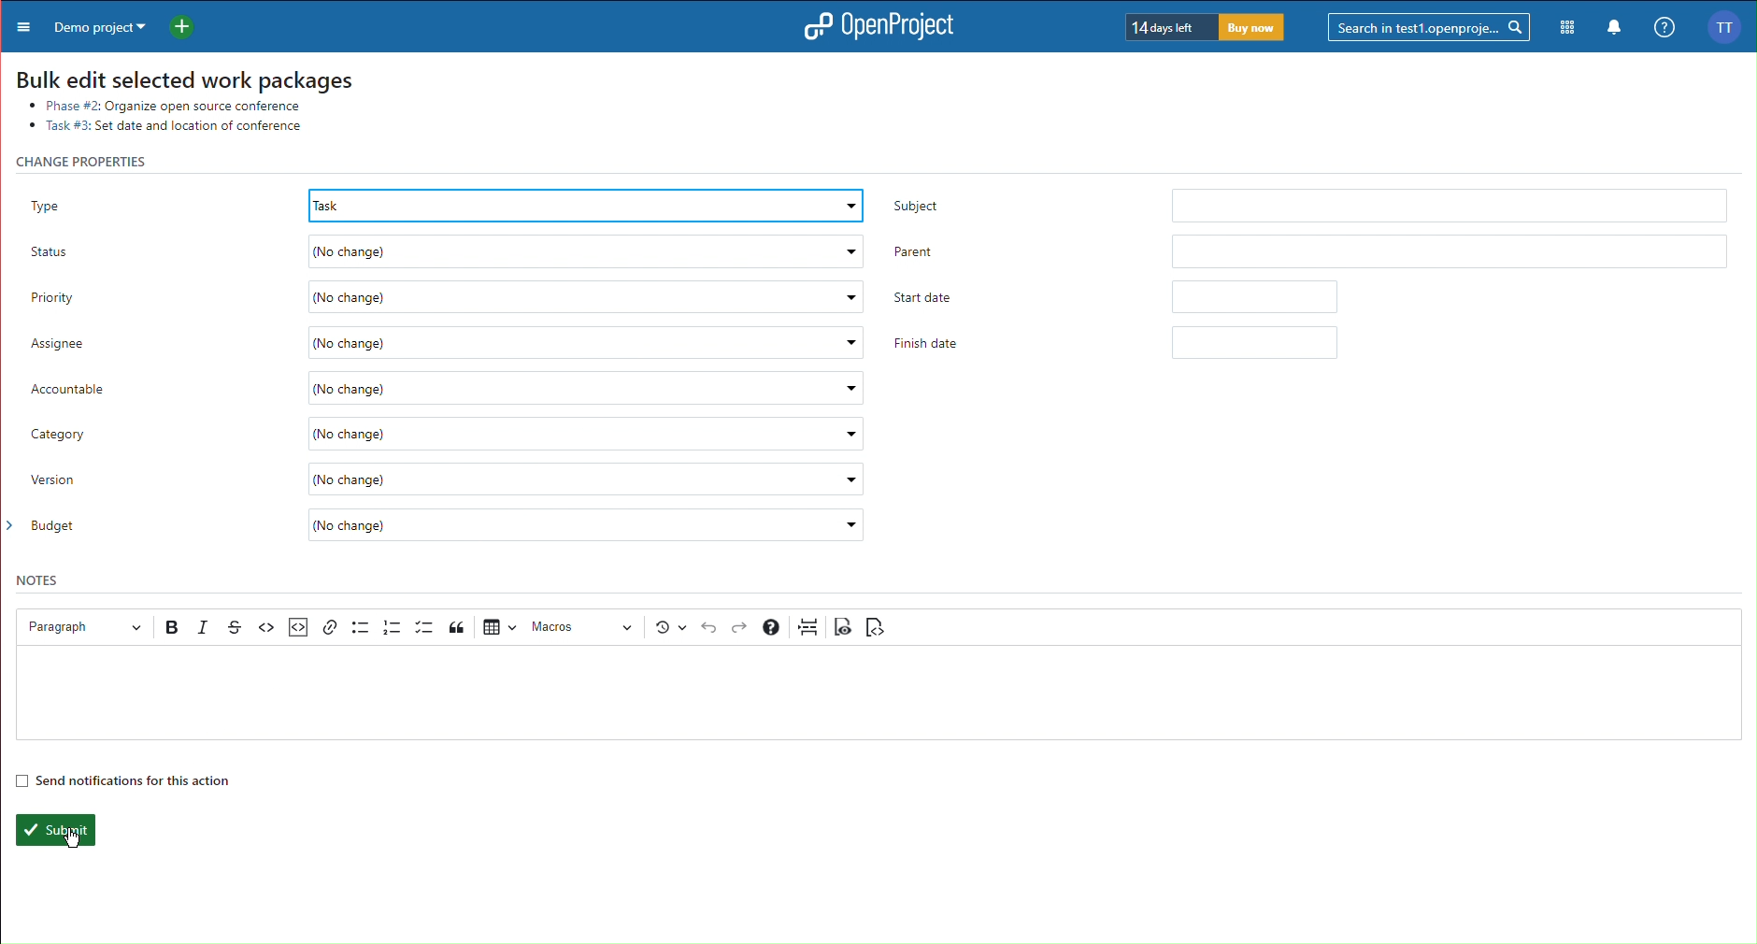  Describe the element at coordinates (709, 628) in the screenshot. I see `Undo` at that location.